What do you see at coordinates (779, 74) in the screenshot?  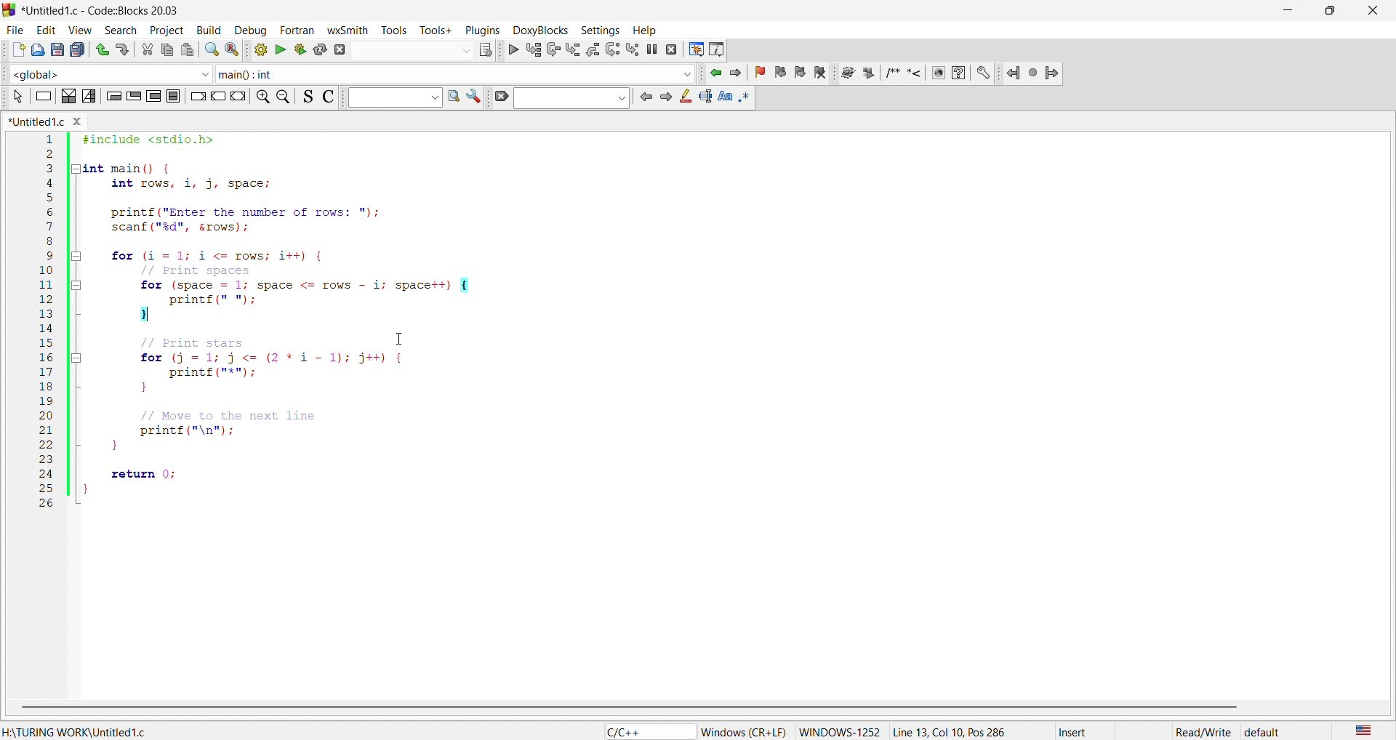 I see `previous bookmark` at bounding box center [779, 74].